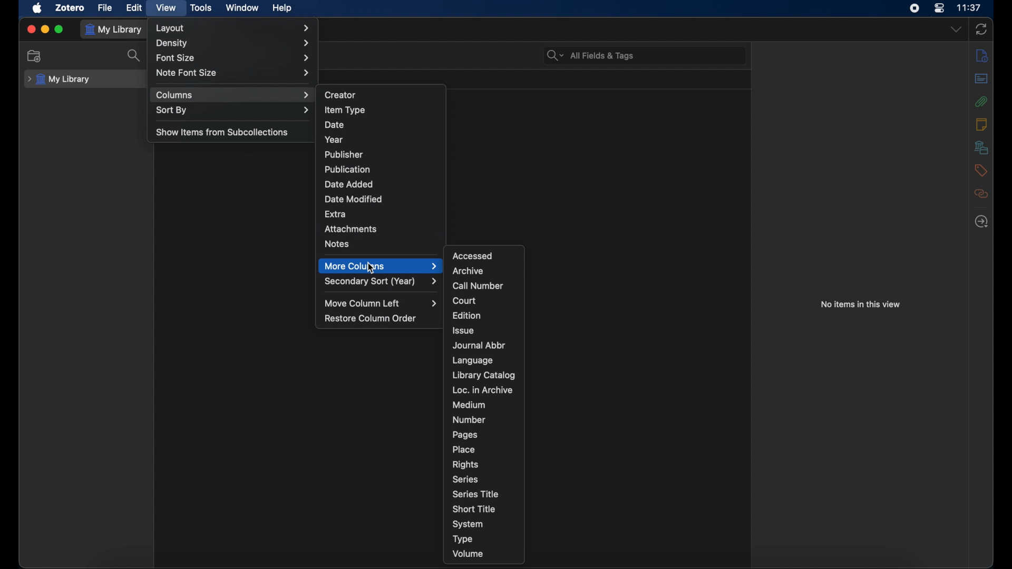 The image size is (1012, 569). What do you see at coordinates (474, 508) in the screenshot?
I see `short title` at bounding box center [474, 508].